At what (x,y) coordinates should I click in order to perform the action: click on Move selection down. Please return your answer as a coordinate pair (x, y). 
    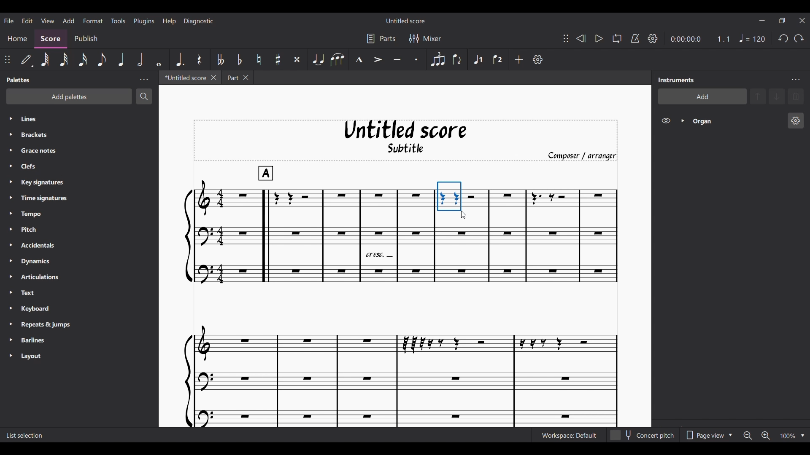
    Looking at the image, I should click on (777, 96).